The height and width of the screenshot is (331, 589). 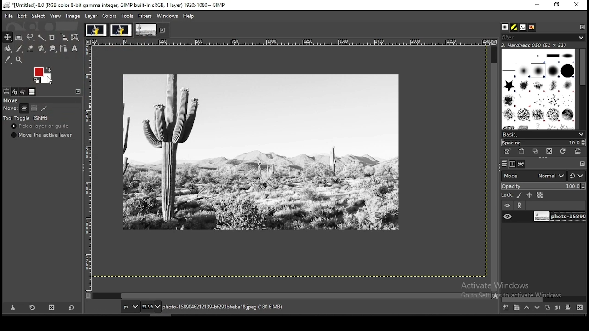 I want to click on color picker tool, so click(x=8, y=60).